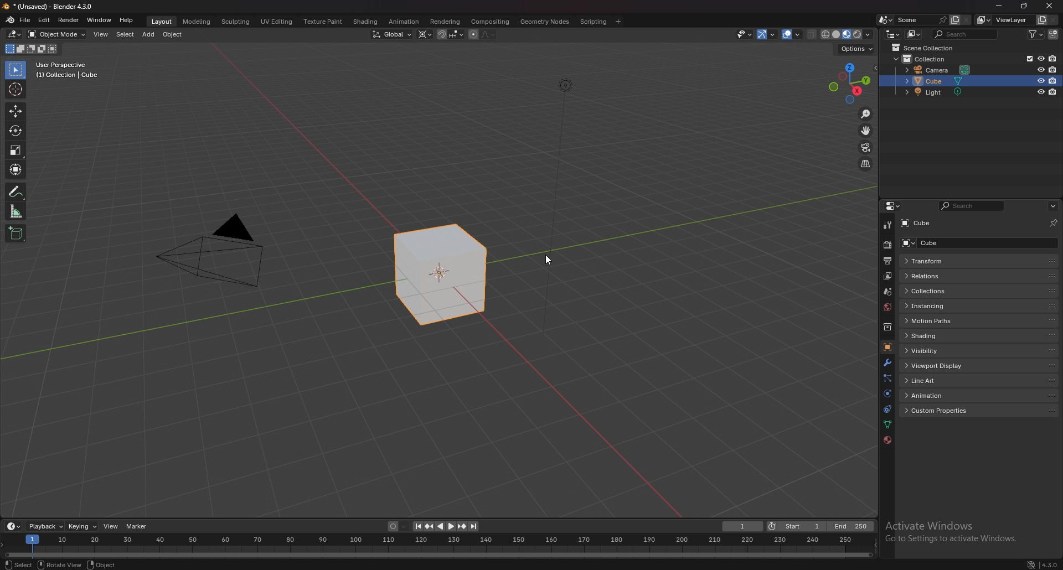  Describe the element at coordinates (9, 20) in the screenshot. I see `blender` at that location.